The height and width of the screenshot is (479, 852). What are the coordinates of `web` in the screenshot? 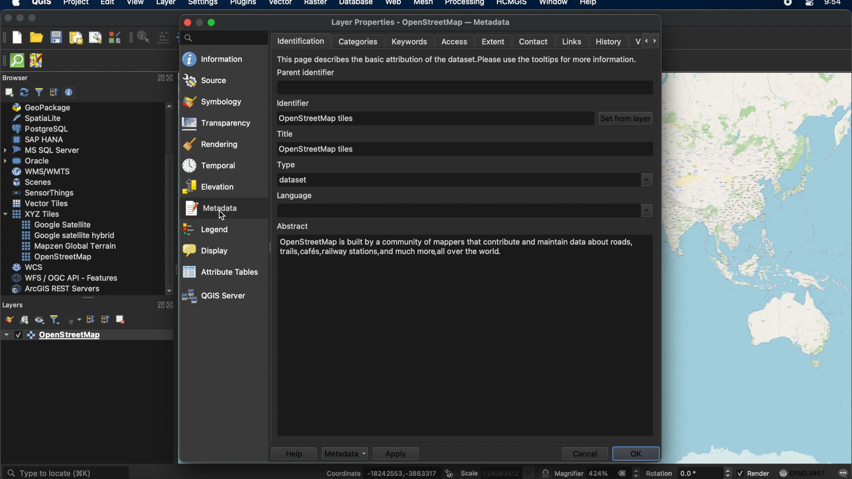 It's located at (393, 4).